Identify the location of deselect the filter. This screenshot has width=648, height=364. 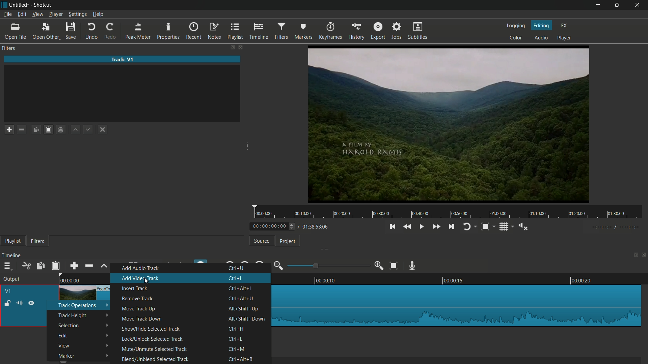
(103, 129).